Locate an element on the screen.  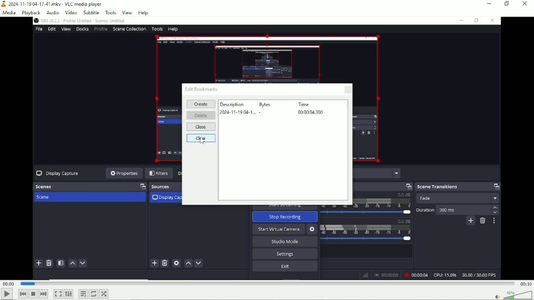
Audio is located at coordinates (52, 12).